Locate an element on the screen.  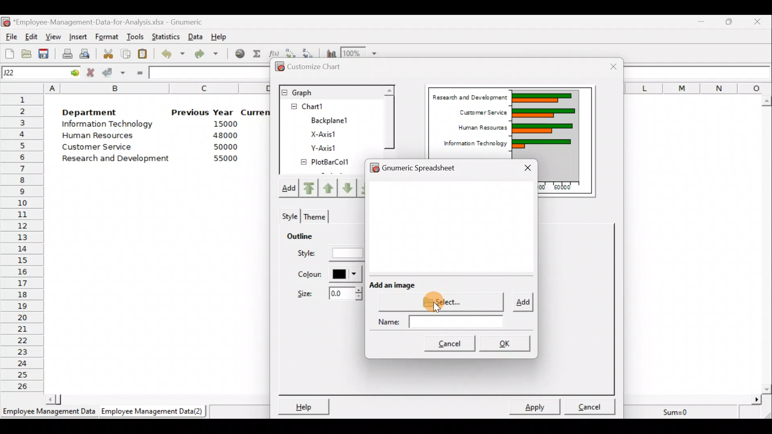
Add is located at coordinates (291, 189).